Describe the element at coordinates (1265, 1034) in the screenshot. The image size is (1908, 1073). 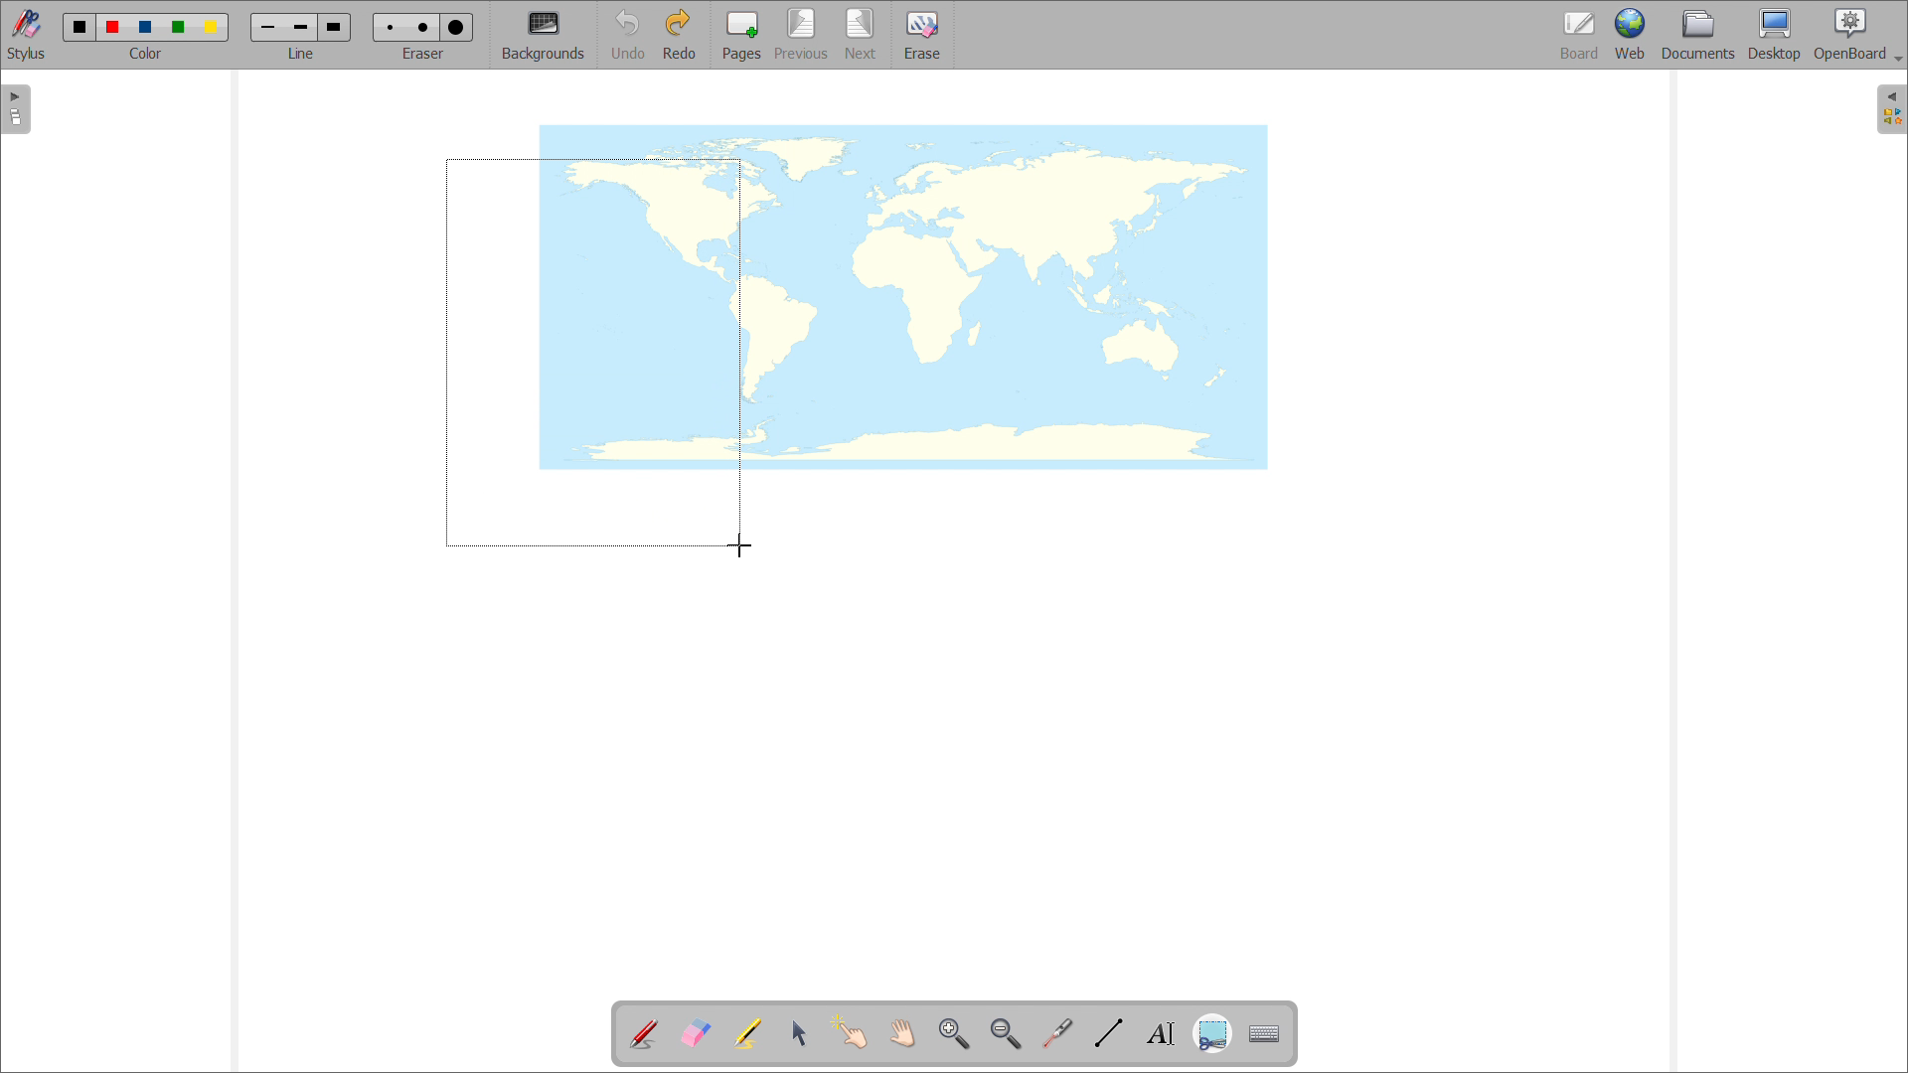
I see `virtual keyboard` at that location.